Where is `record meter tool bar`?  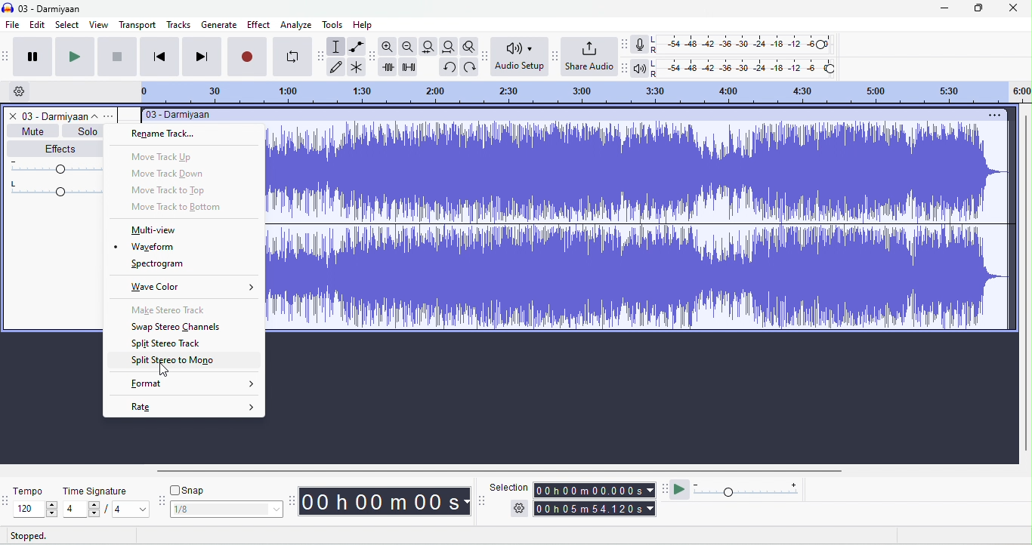 record meter tool bar is located at coordinates (626, 44).